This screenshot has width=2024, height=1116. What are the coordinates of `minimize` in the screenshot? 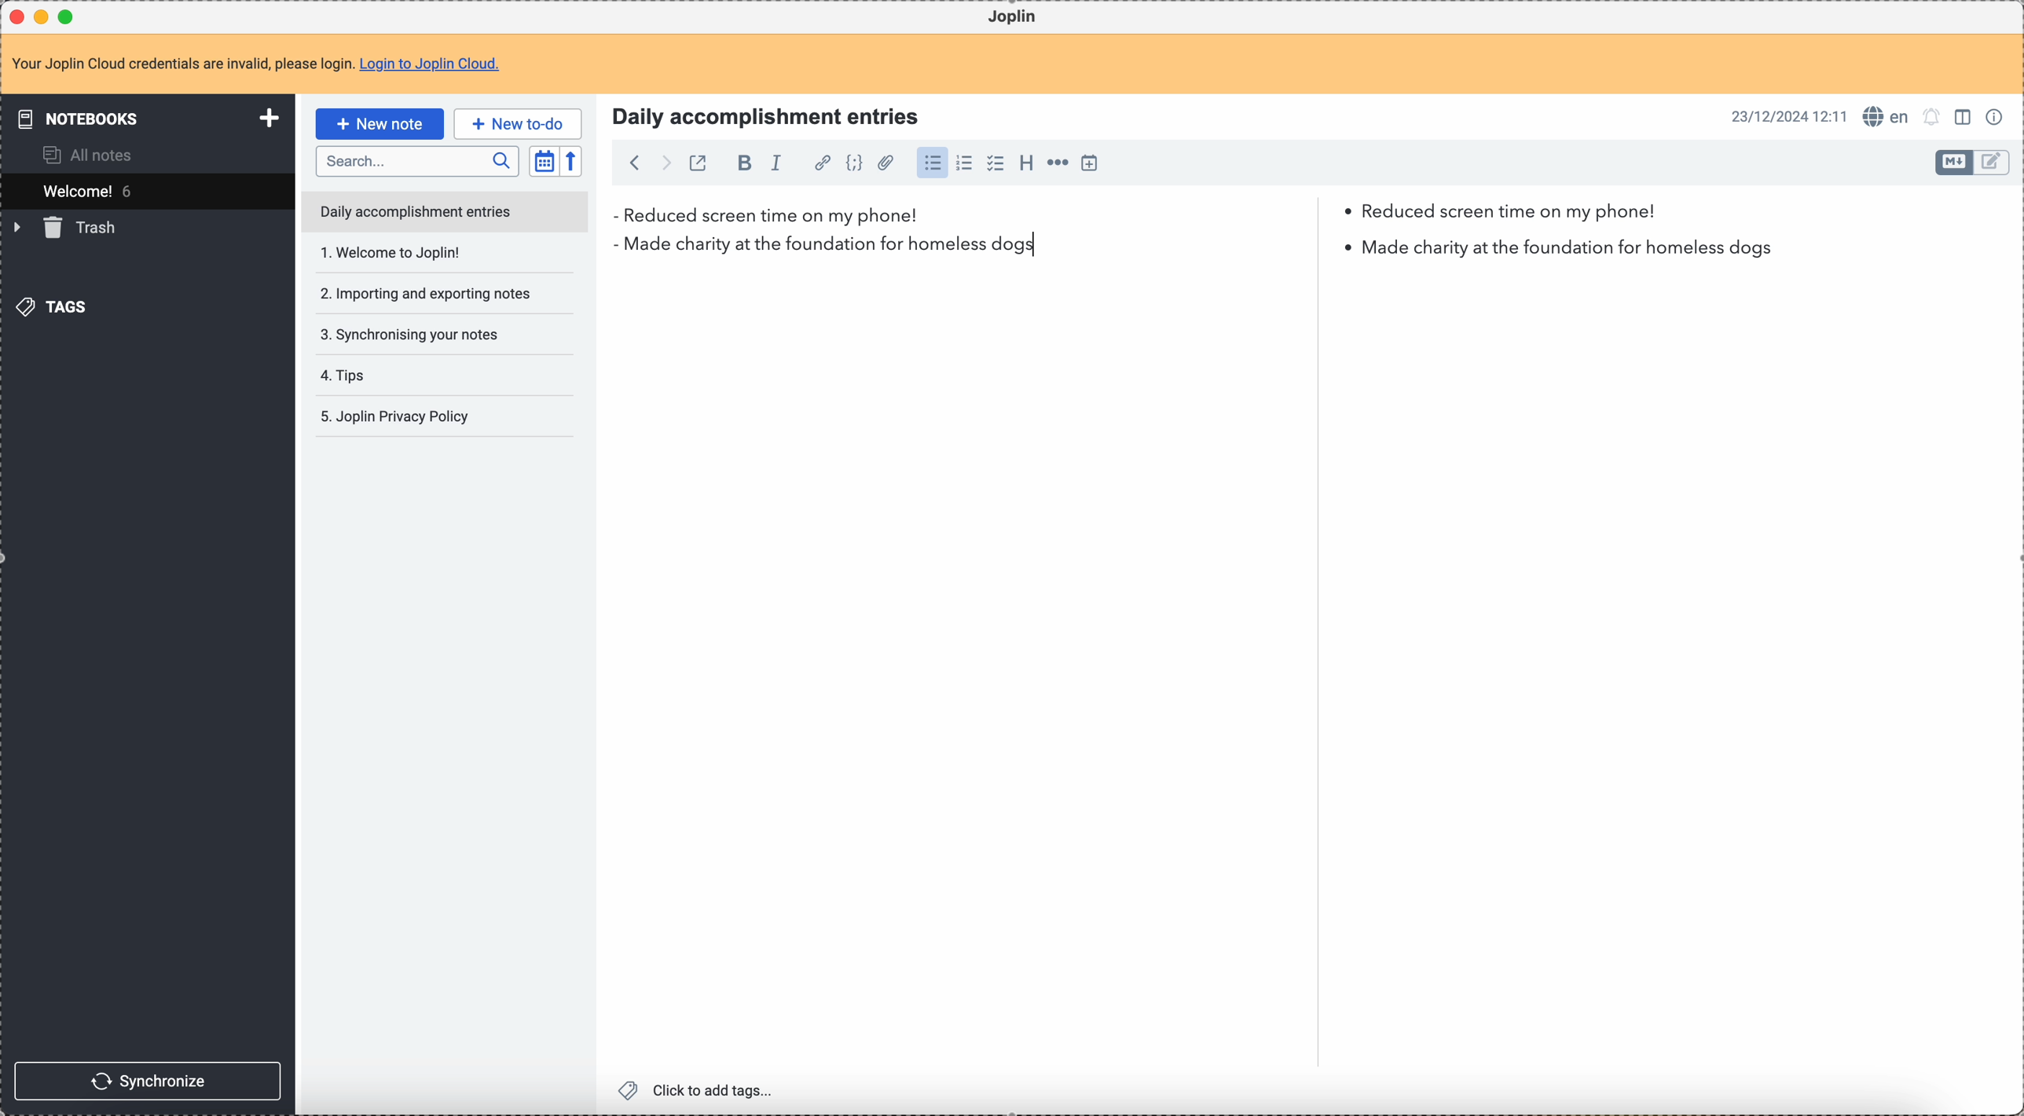 It's located at (45, 16).